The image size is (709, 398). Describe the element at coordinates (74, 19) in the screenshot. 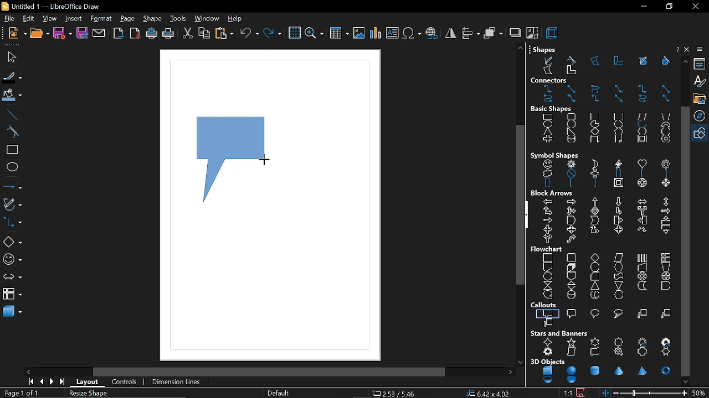

I see `insert` at that location.